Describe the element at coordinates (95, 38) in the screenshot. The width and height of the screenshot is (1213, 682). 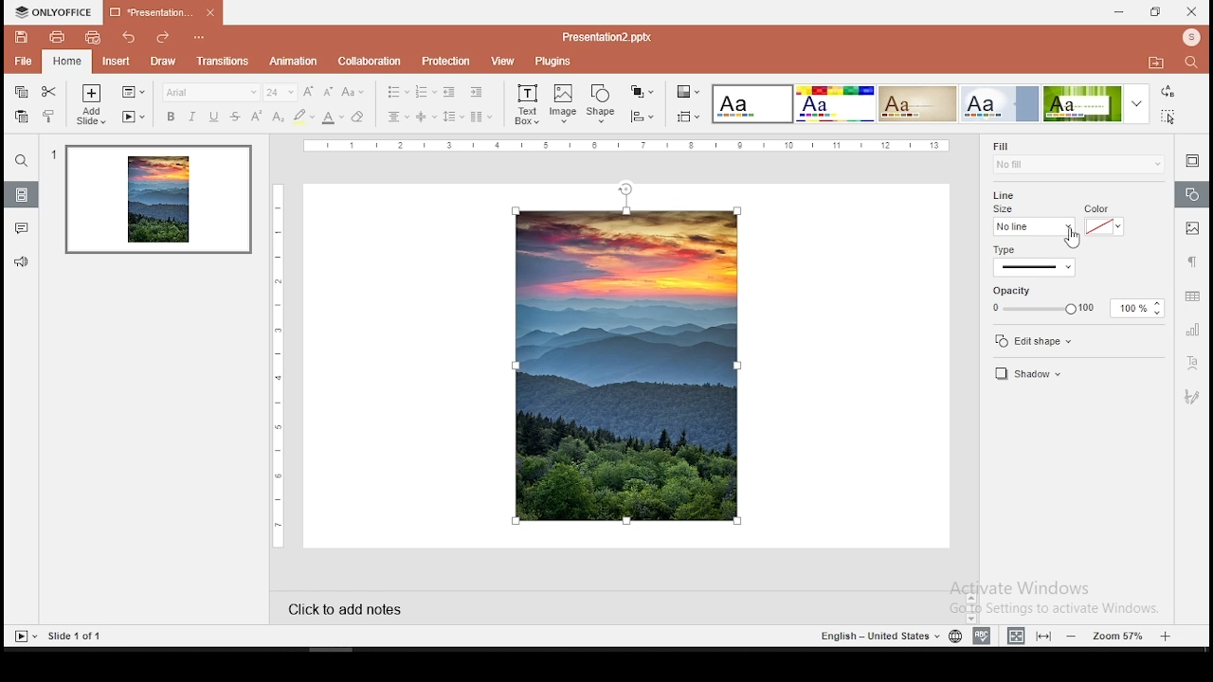
I see `quick print` at that location.